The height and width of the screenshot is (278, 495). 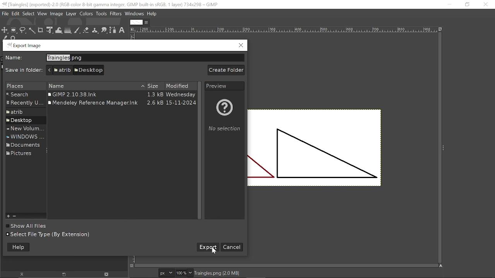 I want to click on Size of te file, so click(x=155, y=86).